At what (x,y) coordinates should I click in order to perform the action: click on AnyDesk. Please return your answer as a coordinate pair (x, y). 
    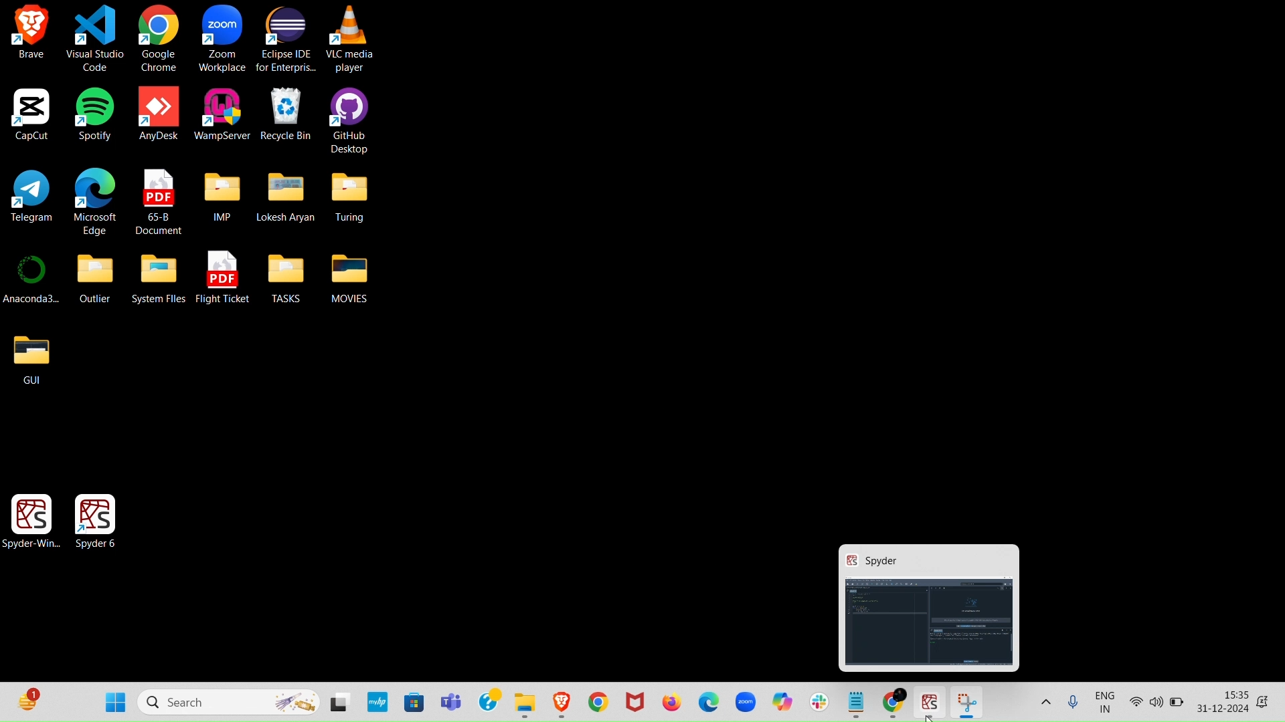
    Looking at the image, I should click on (159, 114).